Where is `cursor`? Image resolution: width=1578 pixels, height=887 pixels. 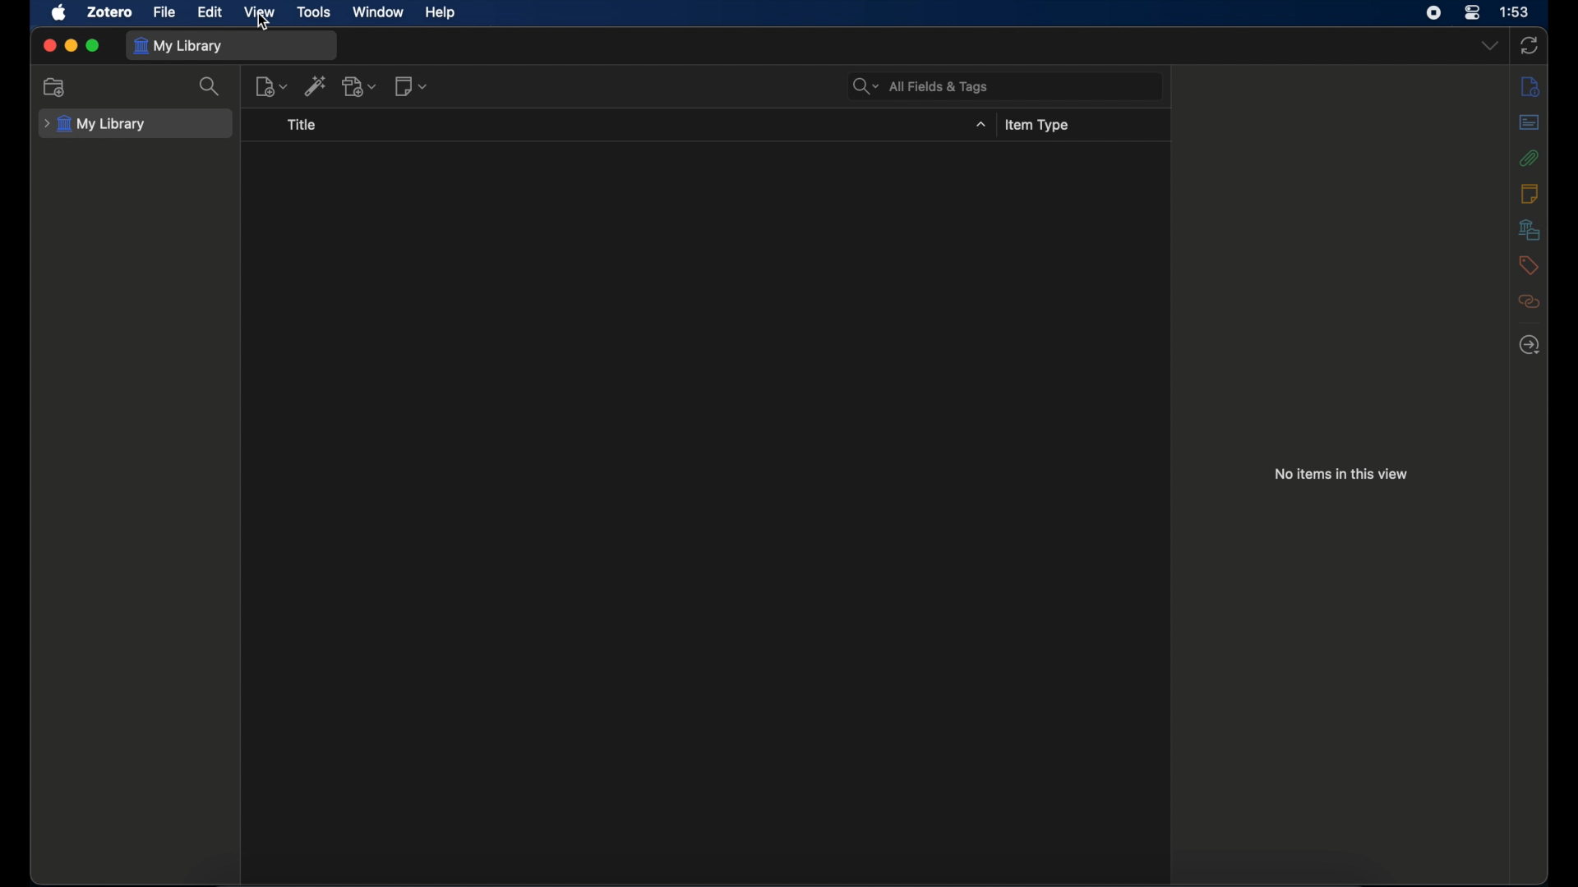 cursor is located at coordinates (265, 23).